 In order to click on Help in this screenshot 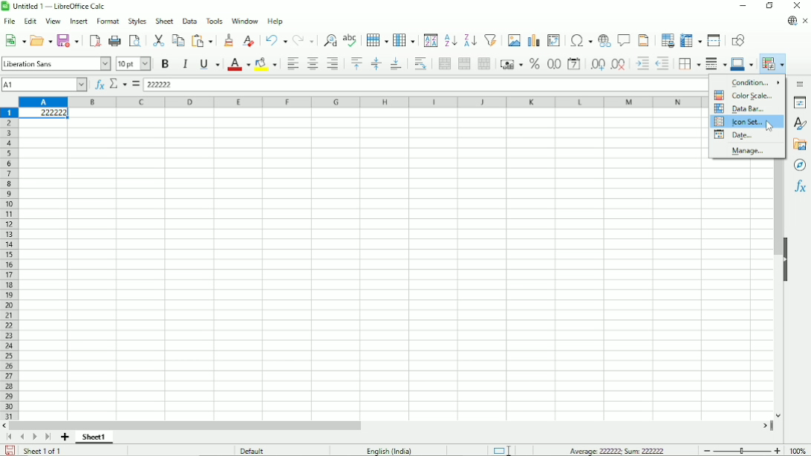, I will do `click(276, 22)`.